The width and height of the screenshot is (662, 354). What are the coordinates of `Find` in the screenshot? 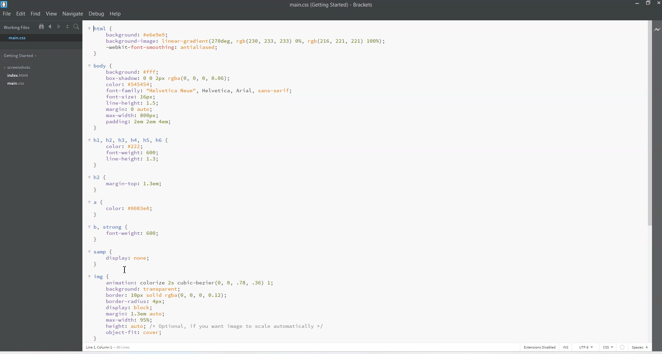 It's located at (36, 14).